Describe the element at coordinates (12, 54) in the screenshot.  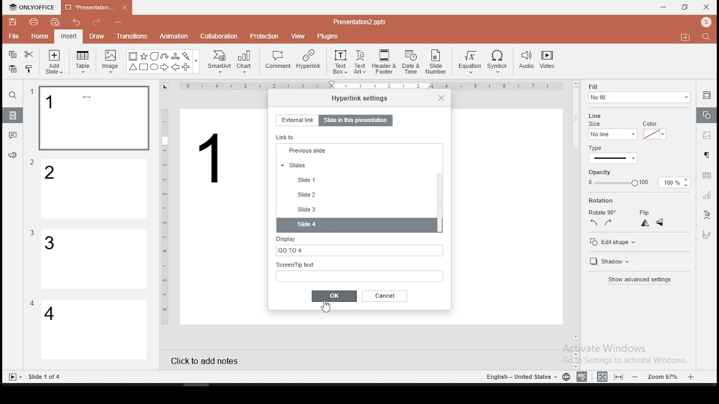
I see `copy` at that location.